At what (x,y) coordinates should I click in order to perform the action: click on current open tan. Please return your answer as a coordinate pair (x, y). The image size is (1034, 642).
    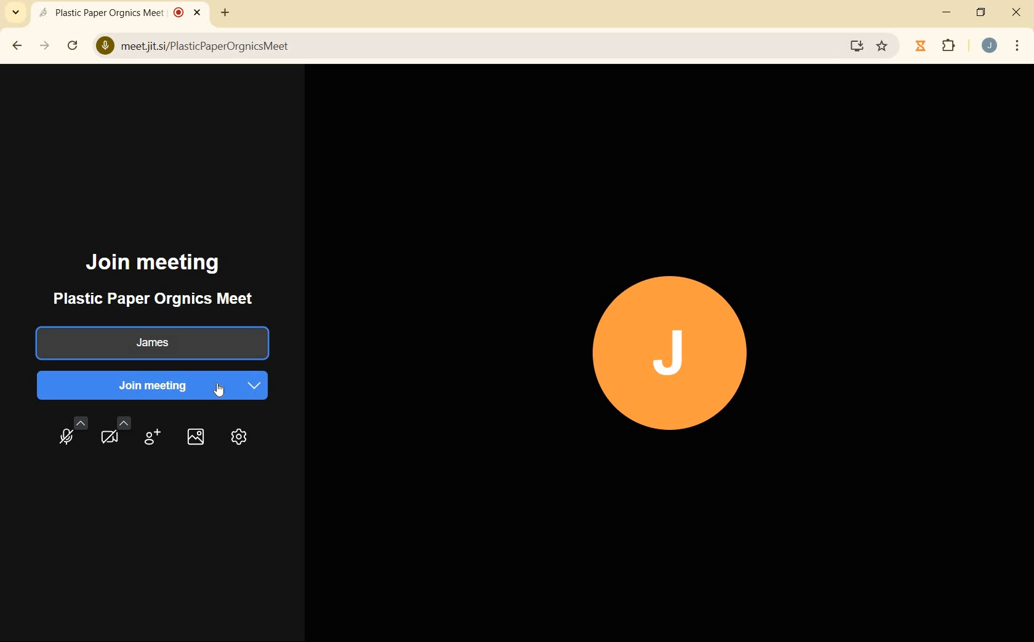
    Looking at the image, I should click on (122, 13).